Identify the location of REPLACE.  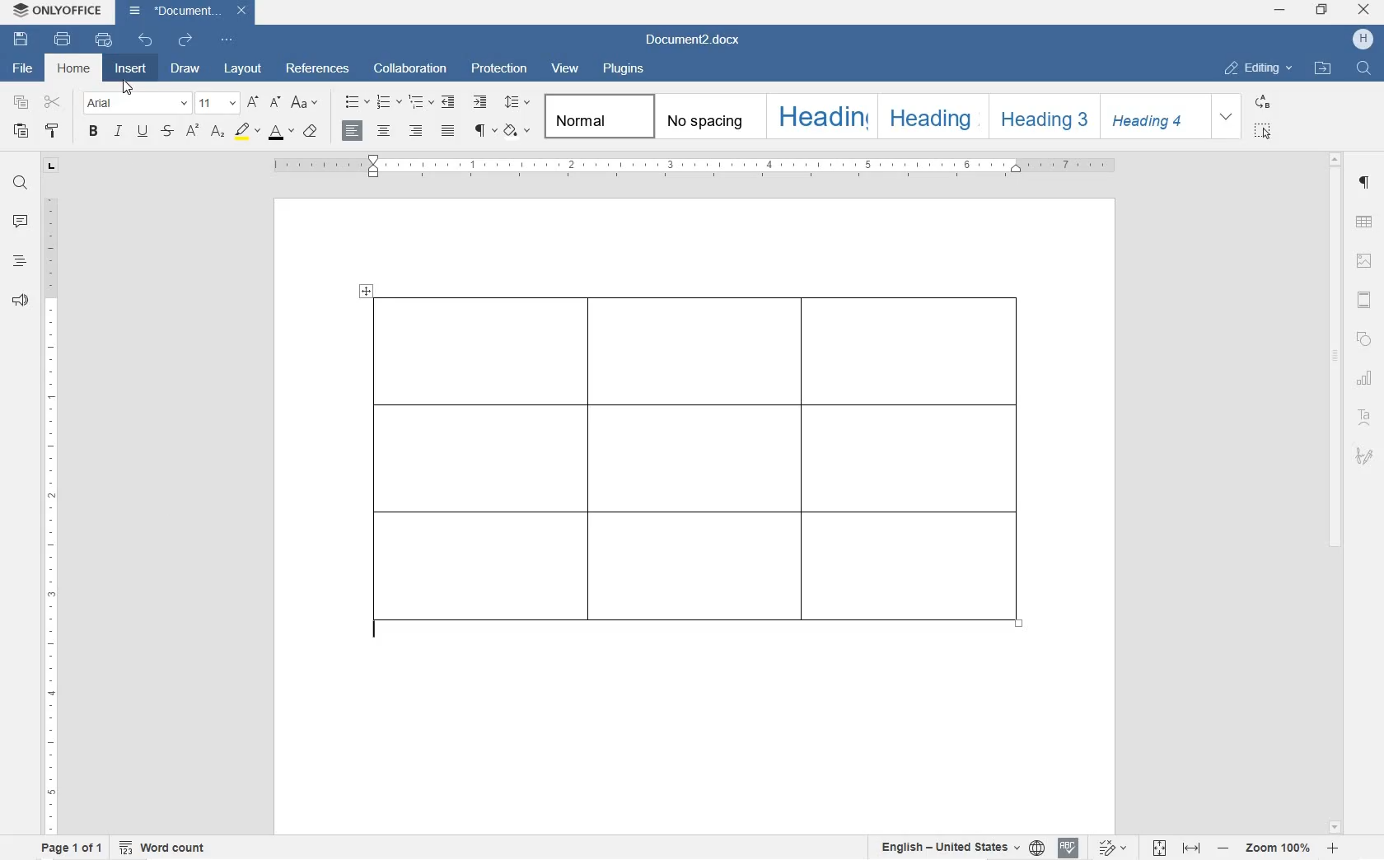
(1265, 100).